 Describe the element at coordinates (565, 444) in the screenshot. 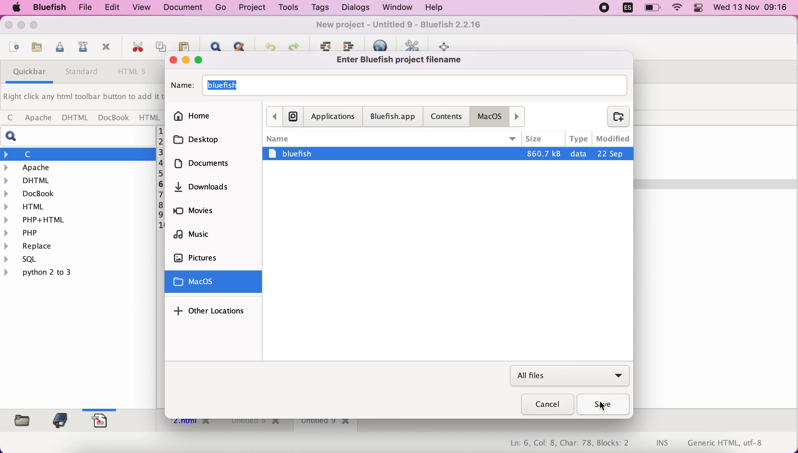

I see `lines, column, blocks` at that location.